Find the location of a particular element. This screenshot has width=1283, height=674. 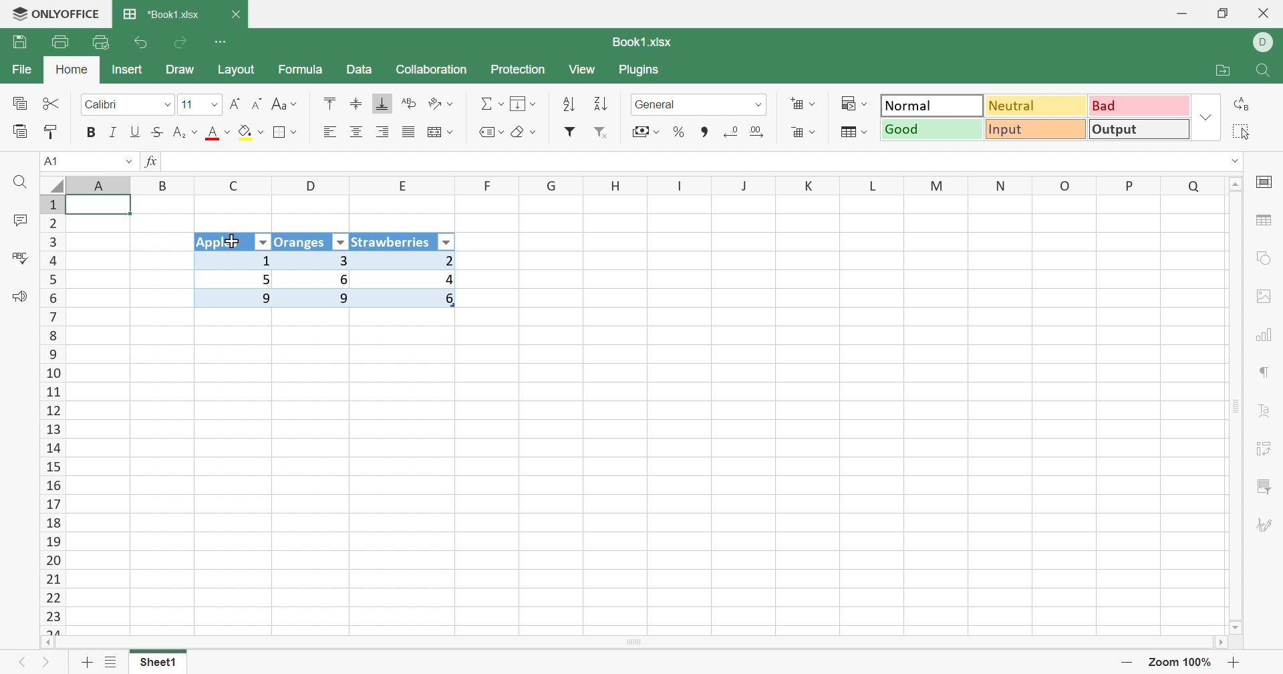

Input is located at coordinates (1039, 131).